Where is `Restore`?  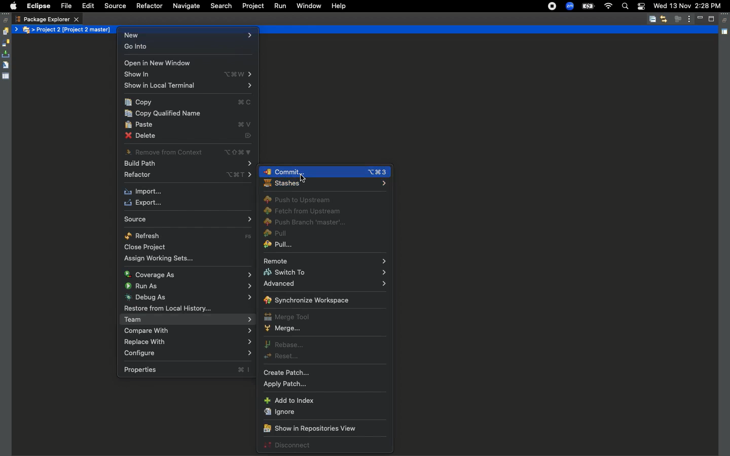
Restore is located at coordinates (725, 21).